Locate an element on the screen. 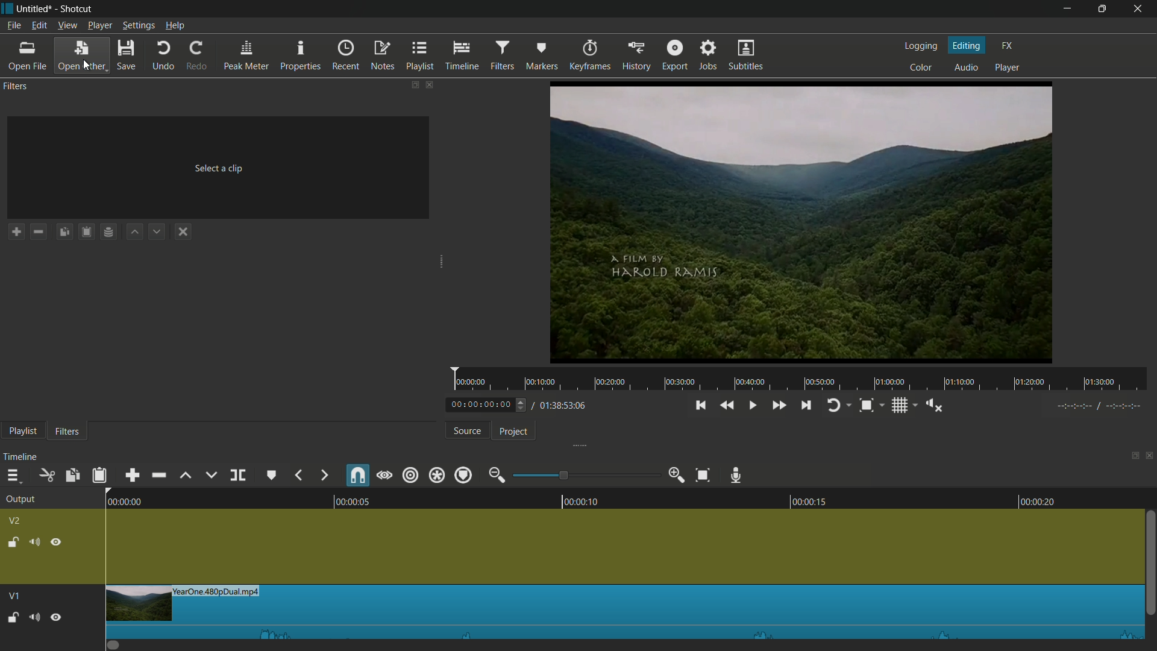  timeline menu is located at coordinates (12, 476).